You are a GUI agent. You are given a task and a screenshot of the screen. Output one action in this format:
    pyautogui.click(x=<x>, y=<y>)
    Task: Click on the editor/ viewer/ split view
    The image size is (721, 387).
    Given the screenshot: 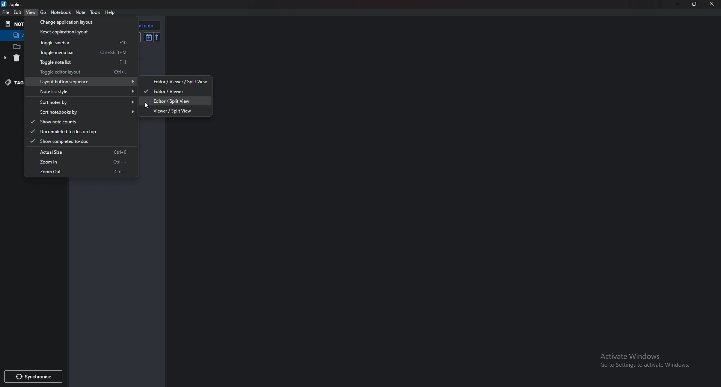 What is the action you would take?
    pyautogui.click(x=176, y=81)
    